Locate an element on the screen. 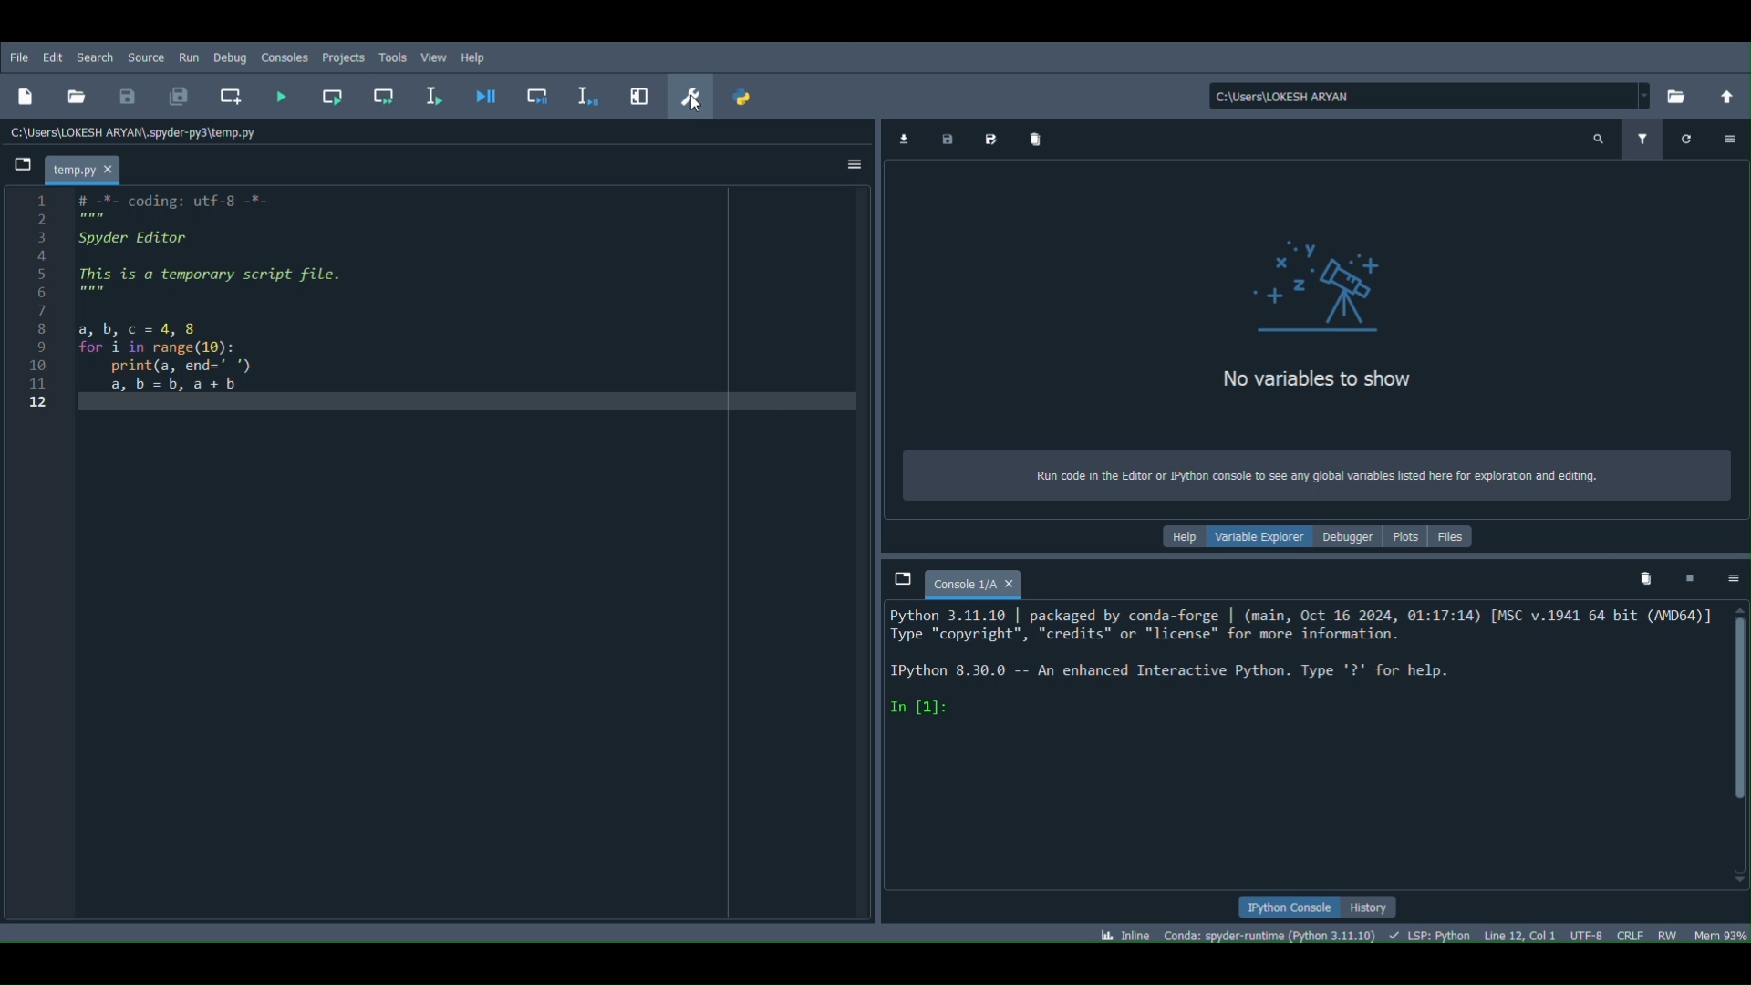 The height and width of the screenshot is (985, 1751). Source is located at coordinates (149, 57).